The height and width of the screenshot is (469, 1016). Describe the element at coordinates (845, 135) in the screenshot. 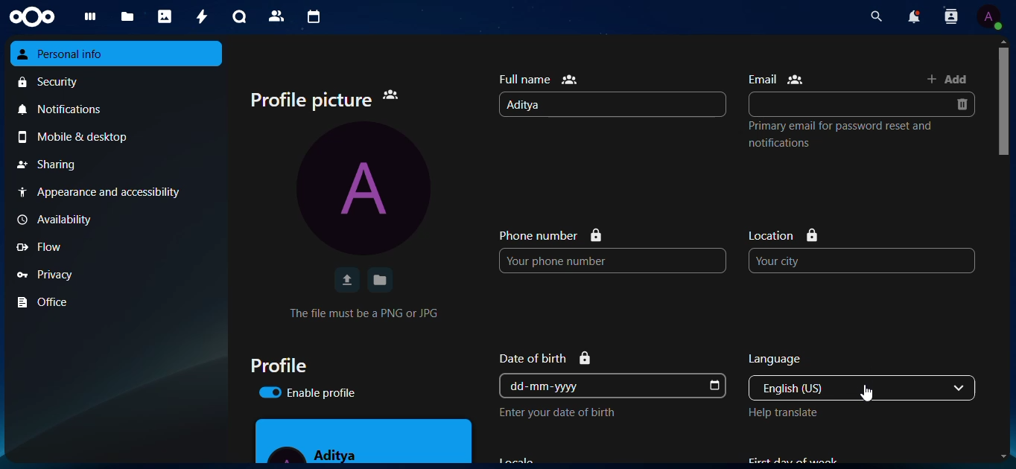

I see `primary email for password reset and notifications.` at that location.